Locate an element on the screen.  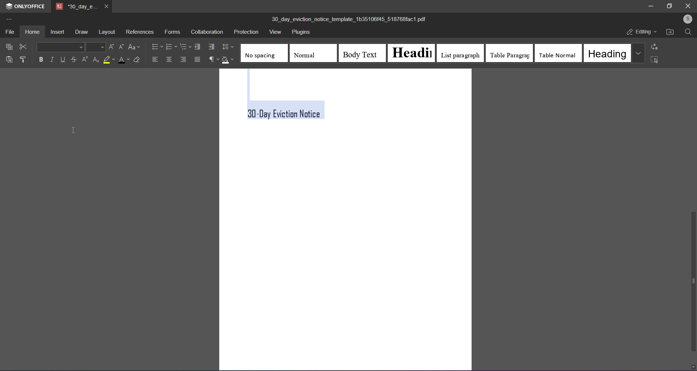
editing is located at coordinates (641, 32).